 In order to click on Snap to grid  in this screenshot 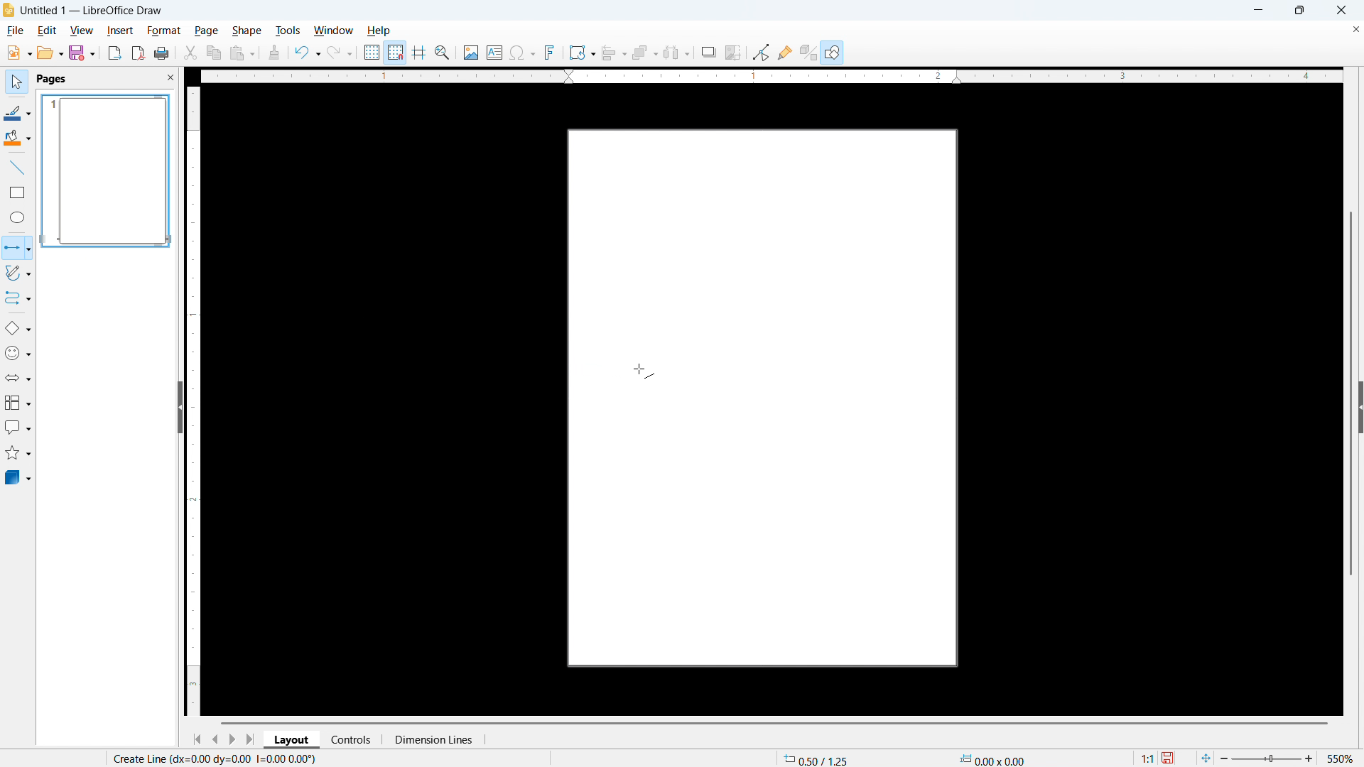, I will do `click(396, 53)`.